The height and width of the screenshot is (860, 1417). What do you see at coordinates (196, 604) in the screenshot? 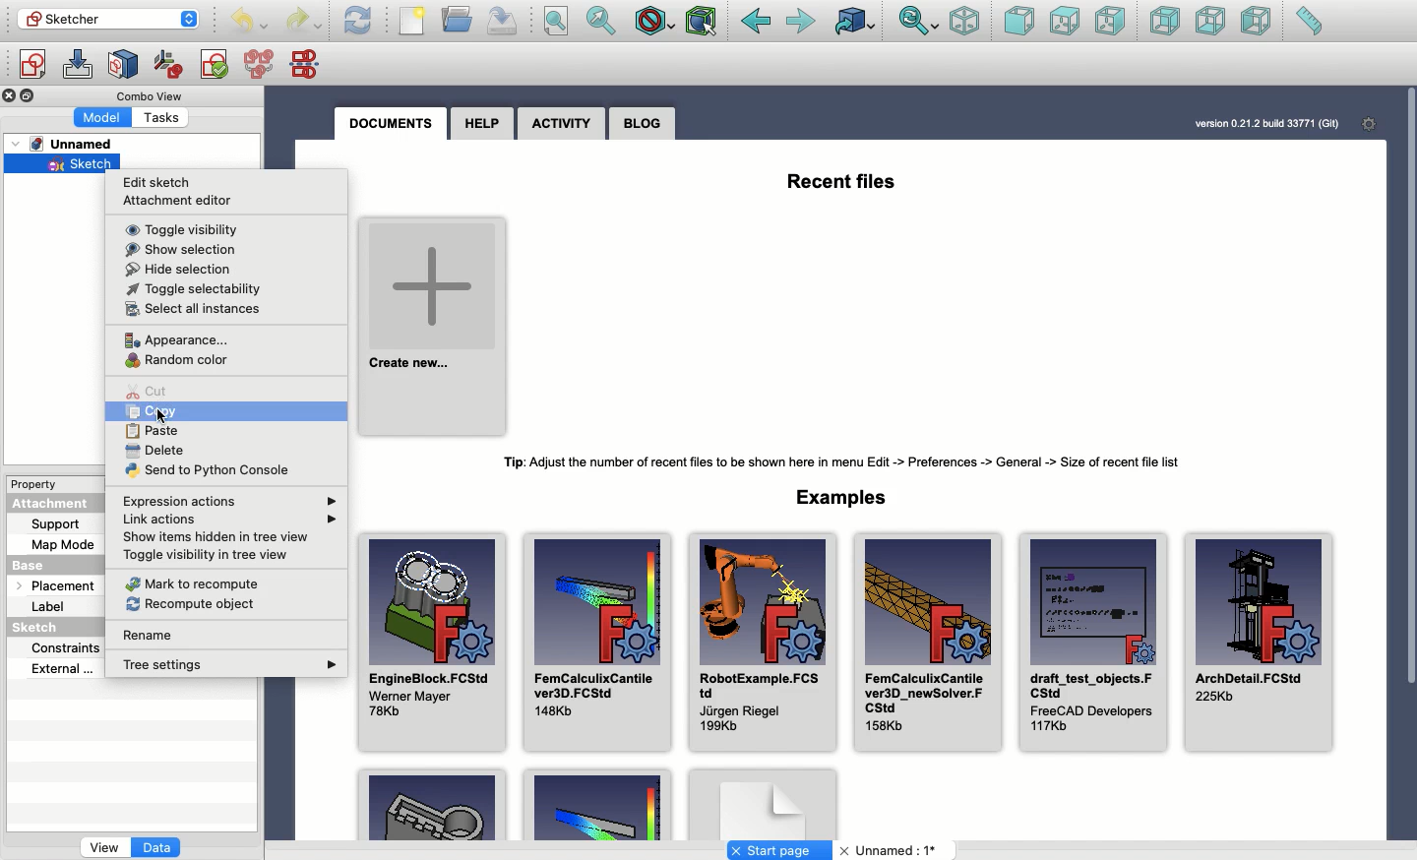
I see `Recompute object` at bounding box center [196, 604].